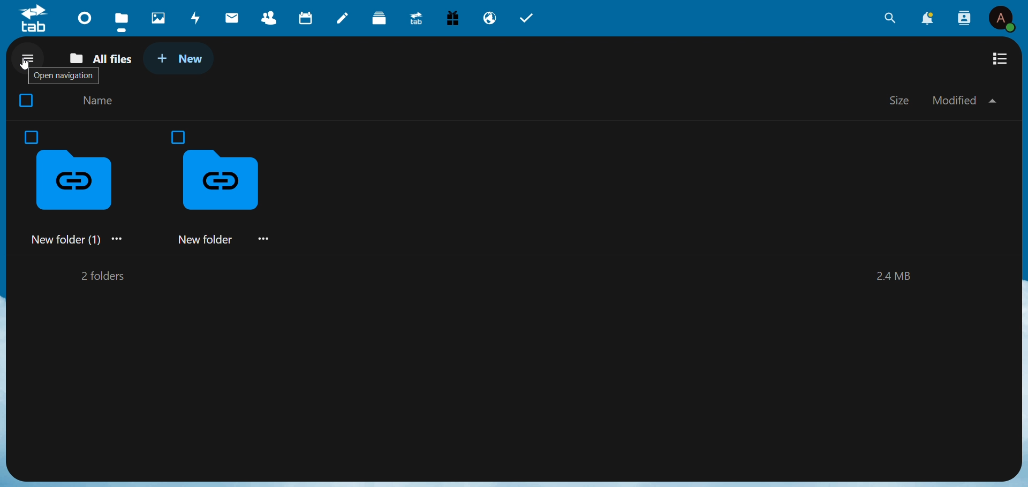 Image resolution: width=1028 pixels, height=487 pixels. What do you see at coordinates (86, 17) in the screenshot?
I see `dashboard` at bounding box center [86, 17].